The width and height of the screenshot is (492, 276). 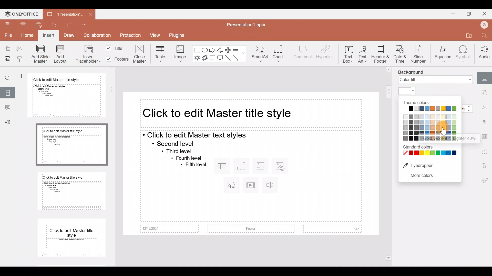 What do you see at coordinates (53, 24) in the screenshot?
I see `Undo` at bounding box center [53, 24].